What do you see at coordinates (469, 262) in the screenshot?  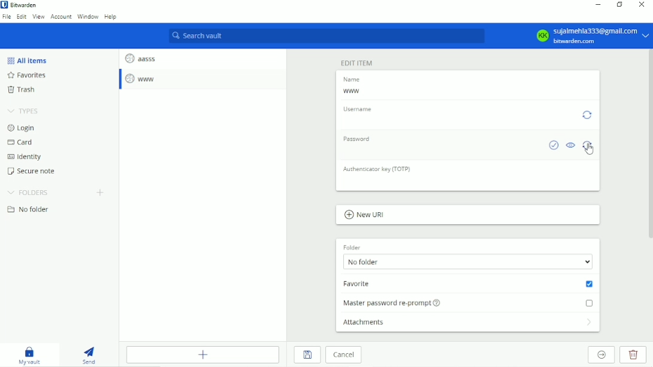 I see `No folder` at bounding box center [469, 262].